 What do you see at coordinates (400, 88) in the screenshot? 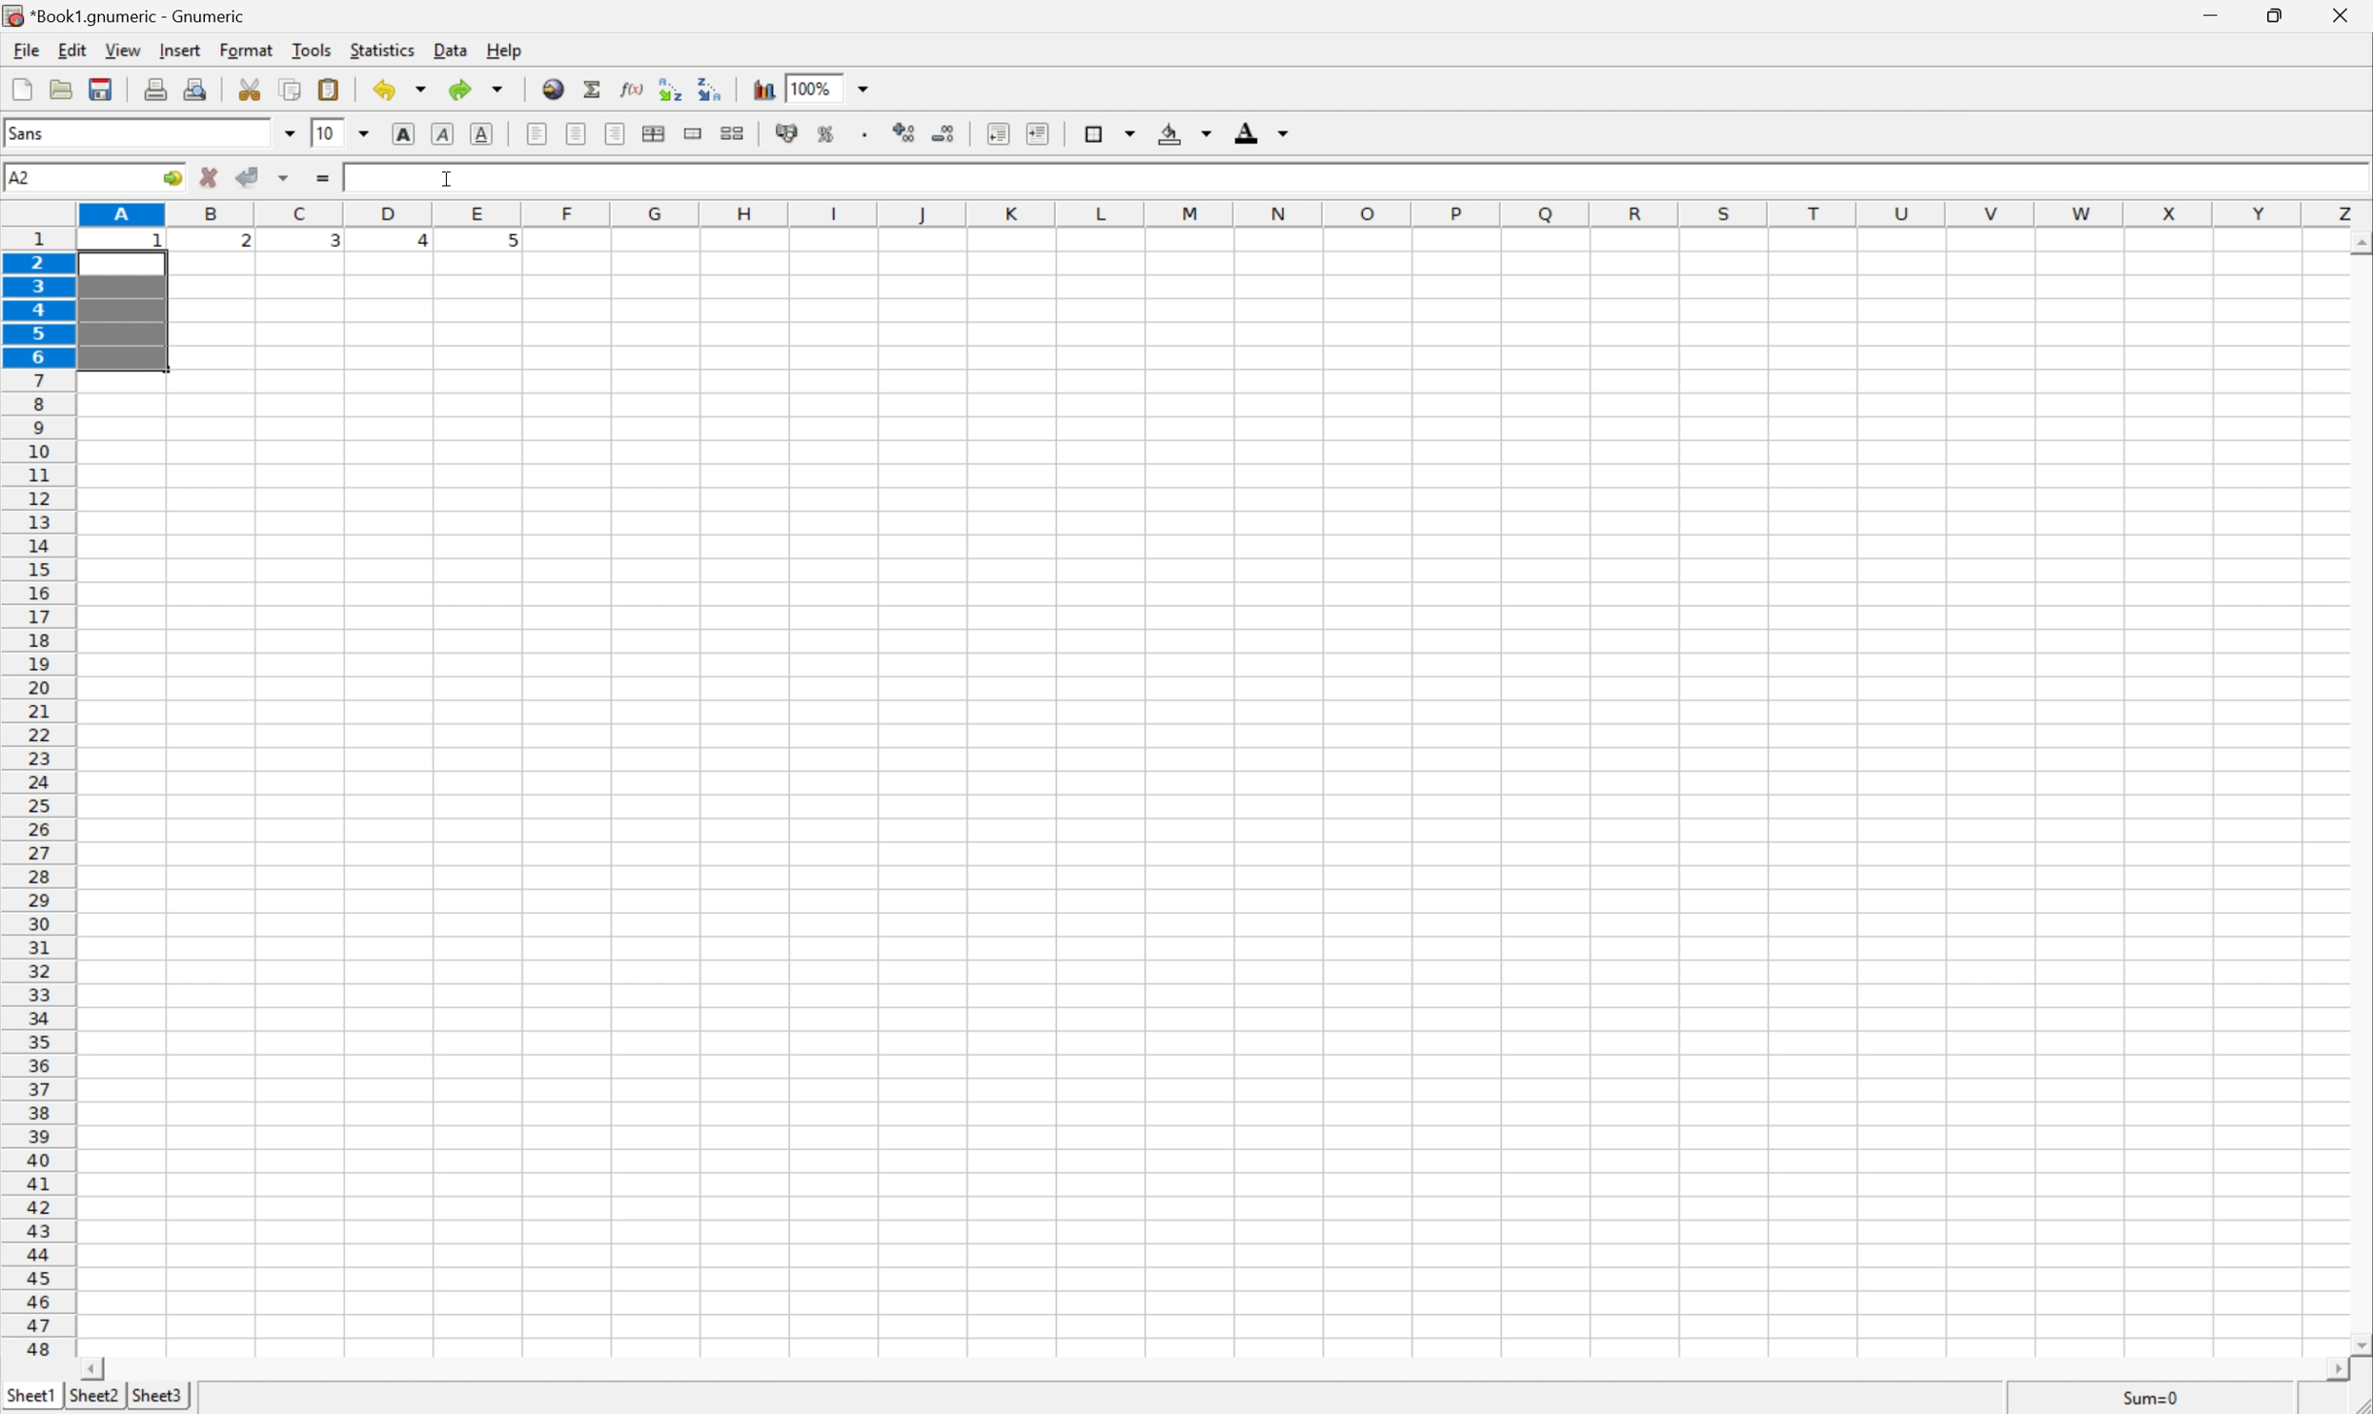
I see `undo` at bounding box center [400, 88].